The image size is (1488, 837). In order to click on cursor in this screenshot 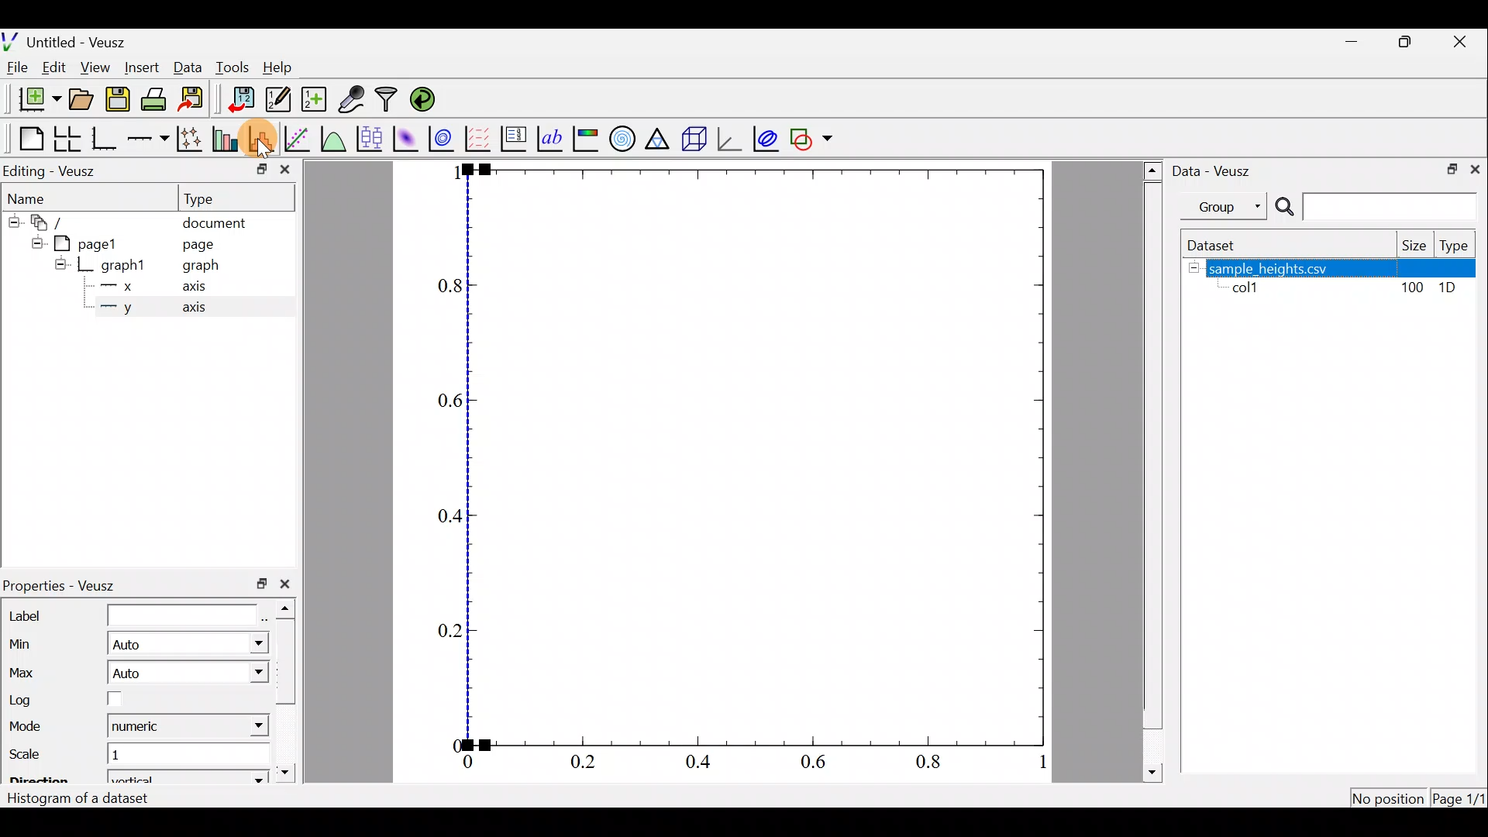, I will do `click(266, 143)`.